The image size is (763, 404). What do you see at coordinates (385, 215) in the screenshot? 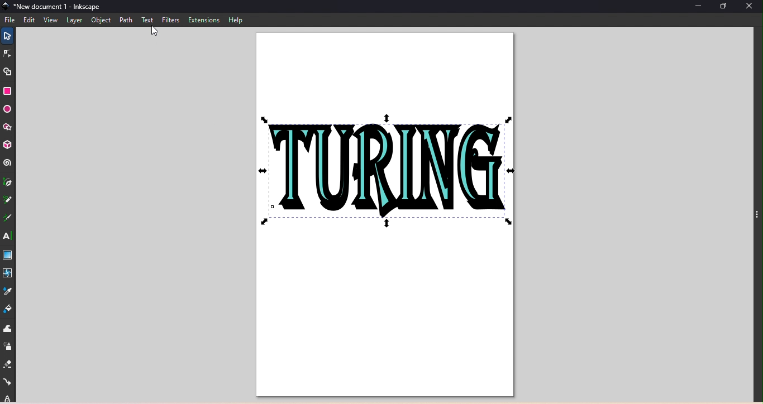
I see `Canvas` at bounding box center [385, 215].